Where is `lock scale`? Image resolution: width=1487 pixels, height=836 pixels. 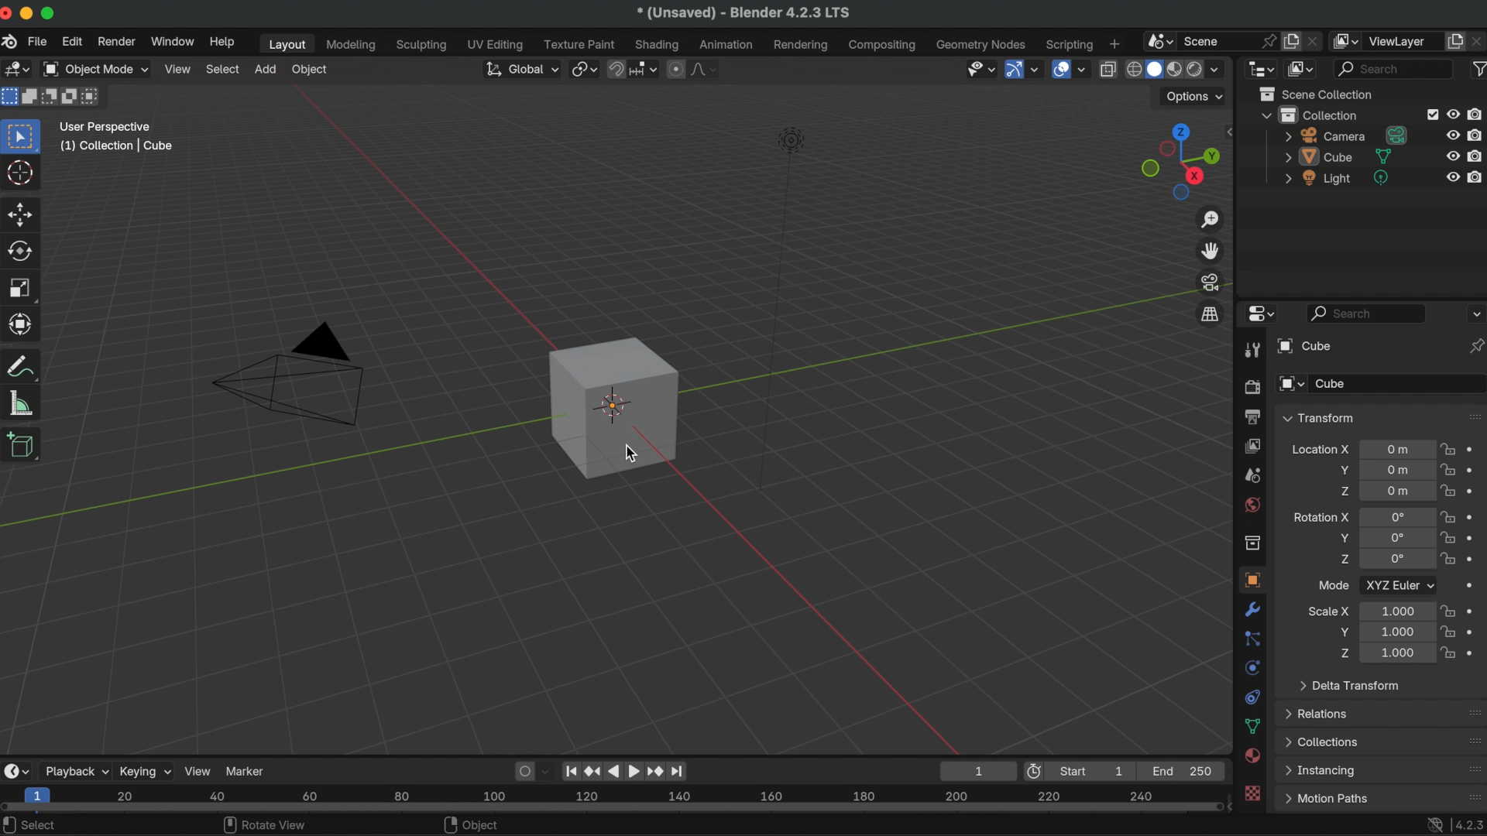 lock scale is located at coordinates (1447, 632).